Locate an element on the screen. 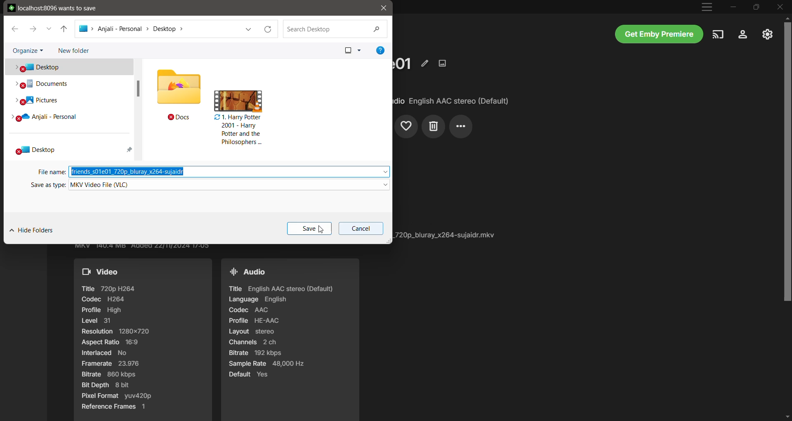 Image resolution: width=792 pixels, height=421 pixels. Help is located at coordinates (381, 50).